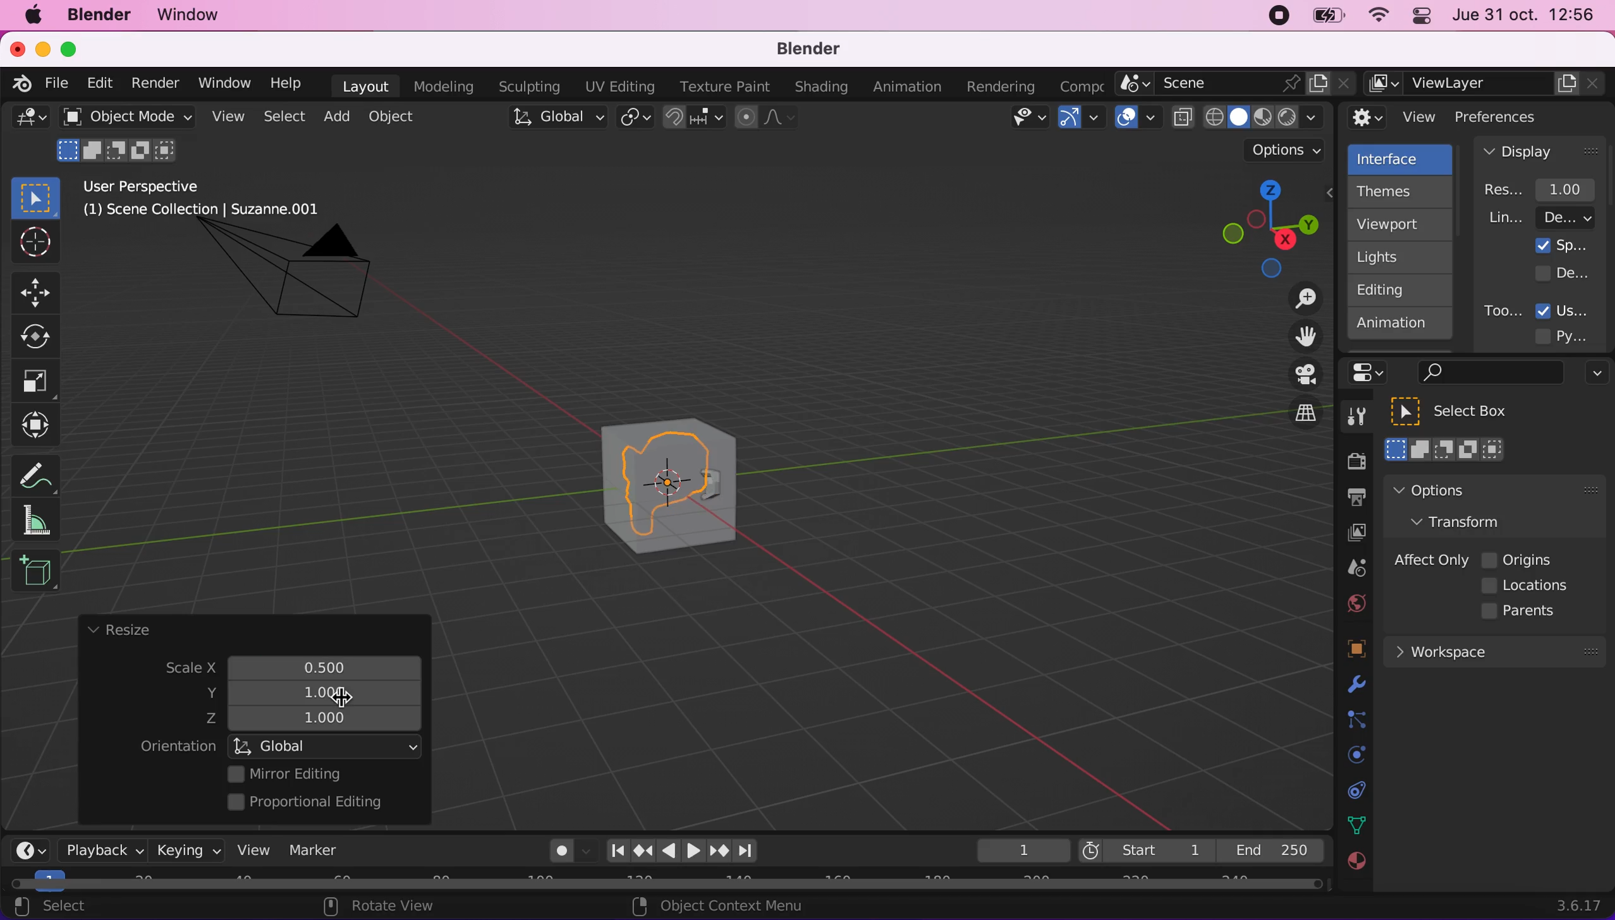 Image resolution: width=1615 pixels, height=920 pixels. What do you see at coordinates (287, 82) in the screenshot?
I see `help` at bounding box center [287, 82].